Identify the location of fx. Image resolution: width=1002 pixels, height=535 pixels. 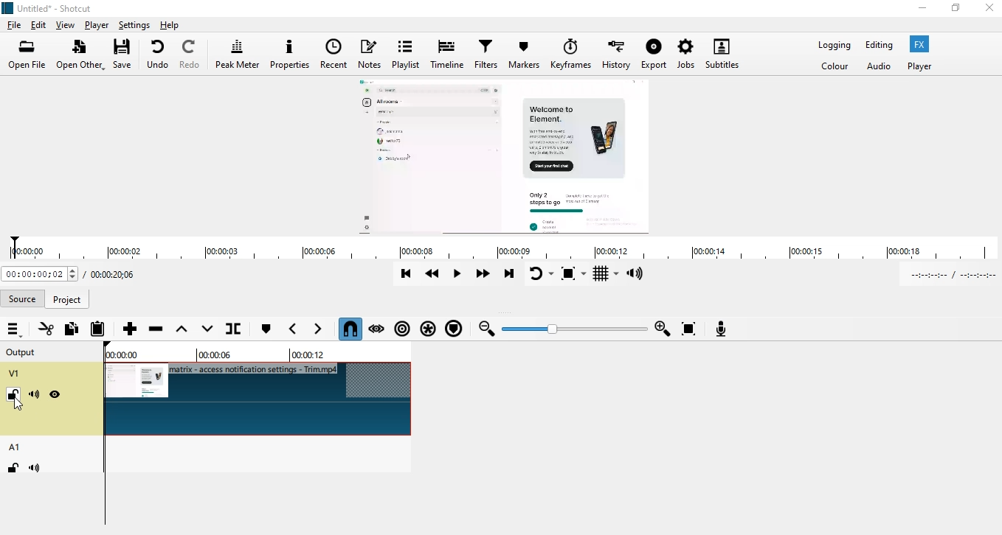
(923, 45).